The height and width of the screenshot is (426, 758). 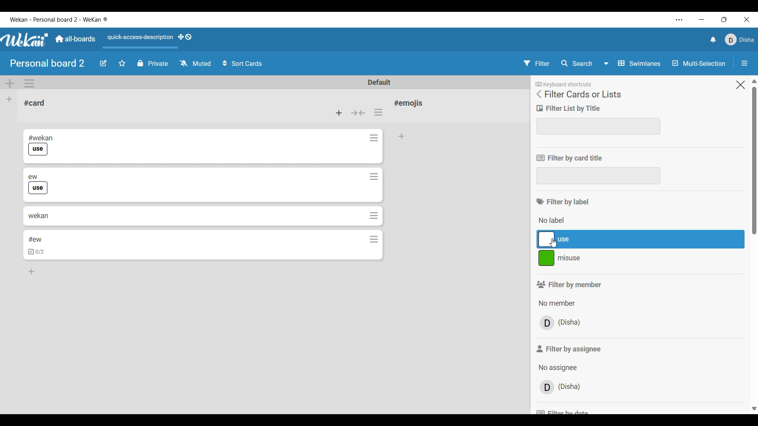 I want to click on Options under the above mentioned section, so click(x=555, y=221).